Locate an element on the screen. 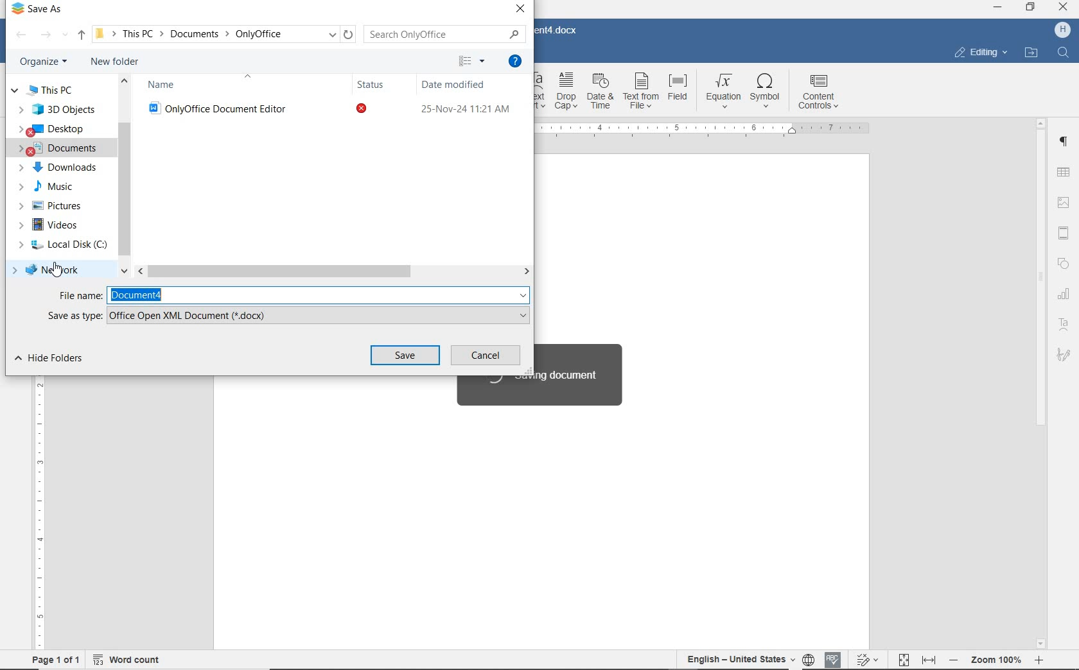 The height and width of the screenshot is (670, 1079). network is located at coordinates (55, 269).